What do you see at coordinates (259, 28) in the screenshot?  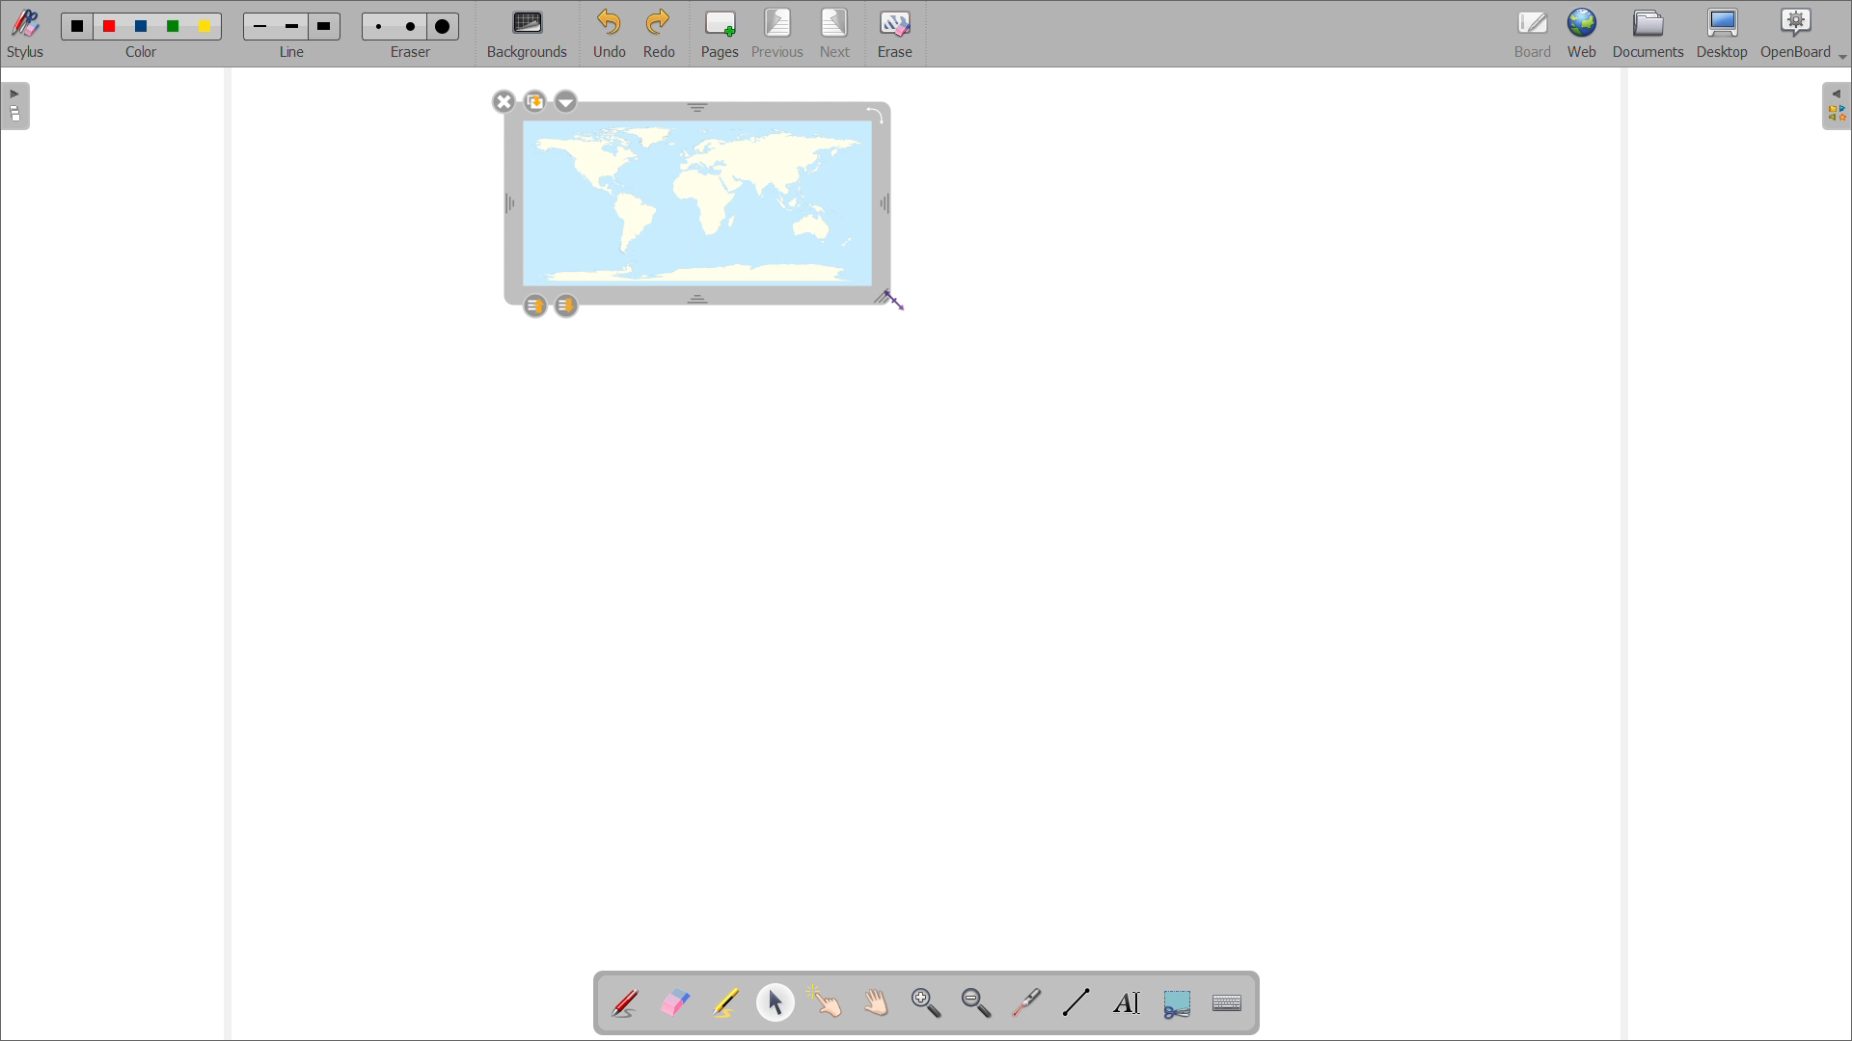 I see `small` at bounding box center [259, 28].